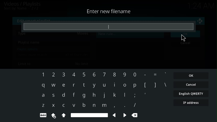 Image resolution: width=217 pixels, height=122 pixels. Describe the element at coordinates (184, 37) in the screenshot. I see `cursor` at that location.